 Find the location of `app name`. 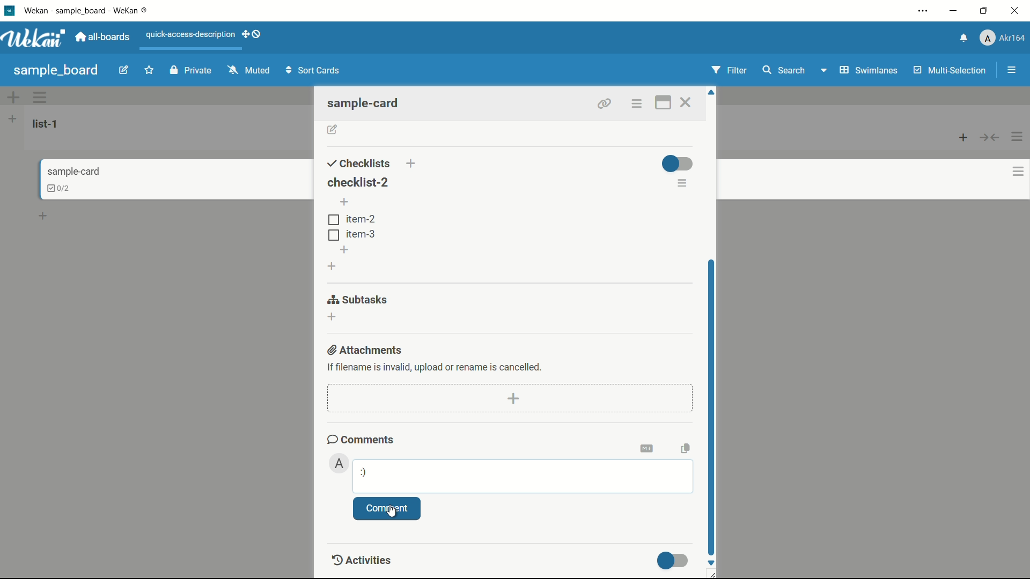

app name is located at coordinates (93, 10).